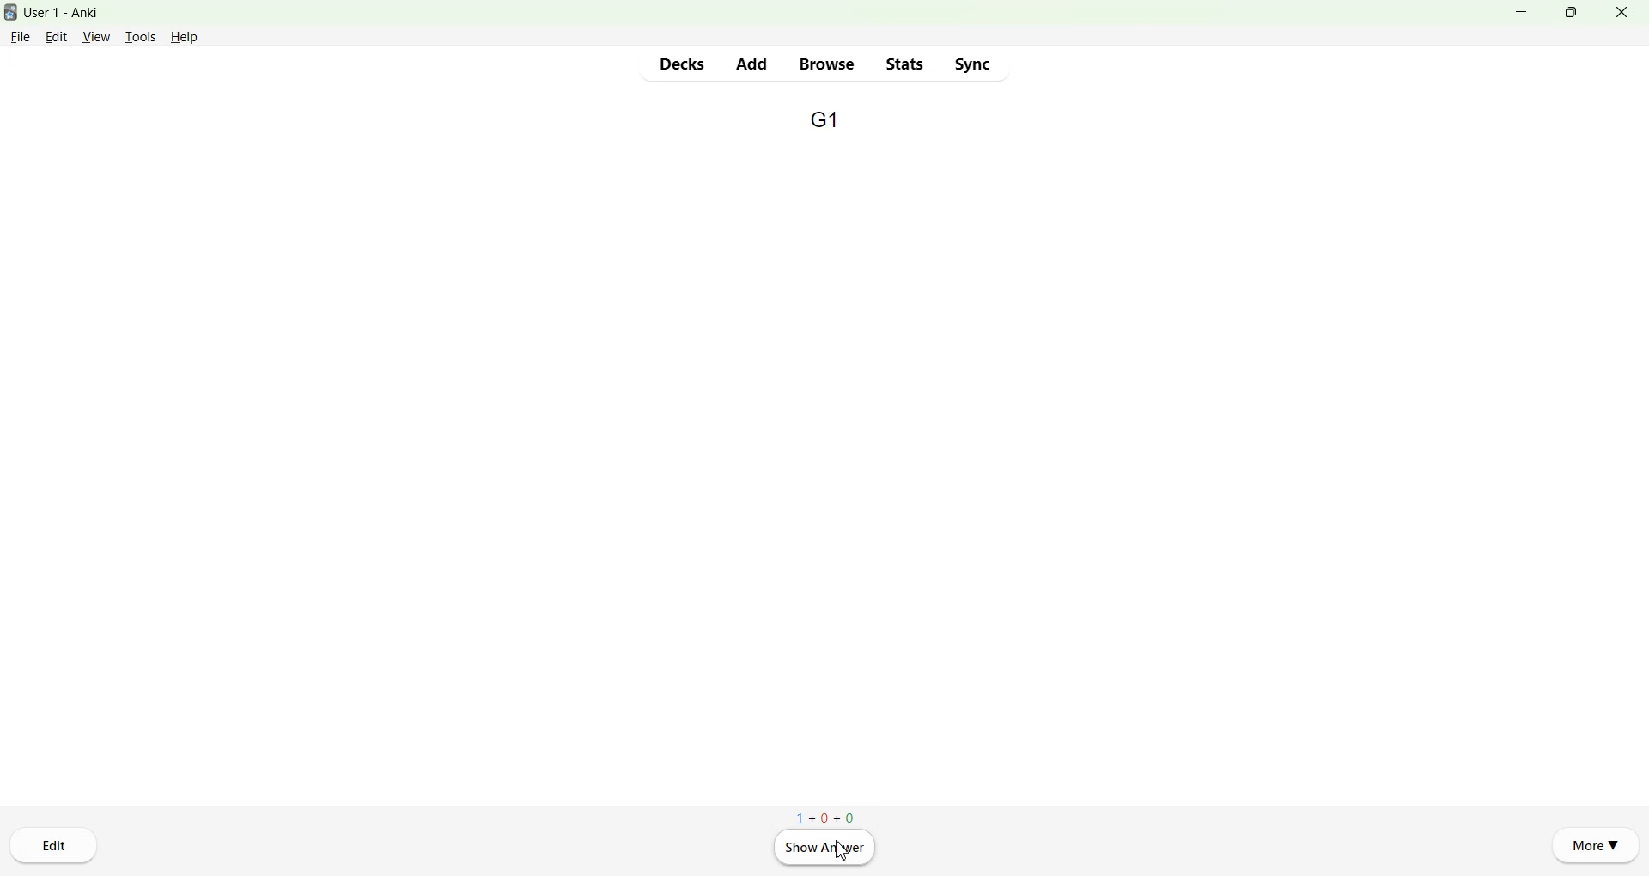 Image resolution: width=1649 pixels, height=876 pixels. Describe the element at coordinates (751, 64) in the screenshot. I see `Add` at that location.